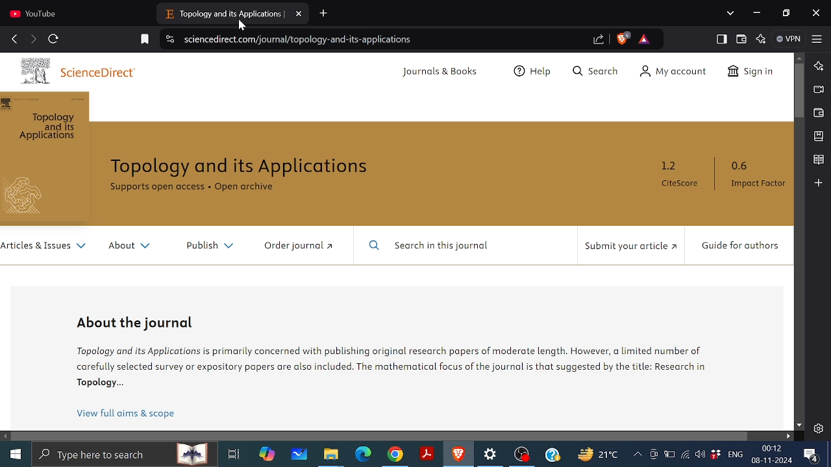  What do you see at coordinates (32, 39) in the screenshot?
I see `move forward` at bounding box center [32, 39].